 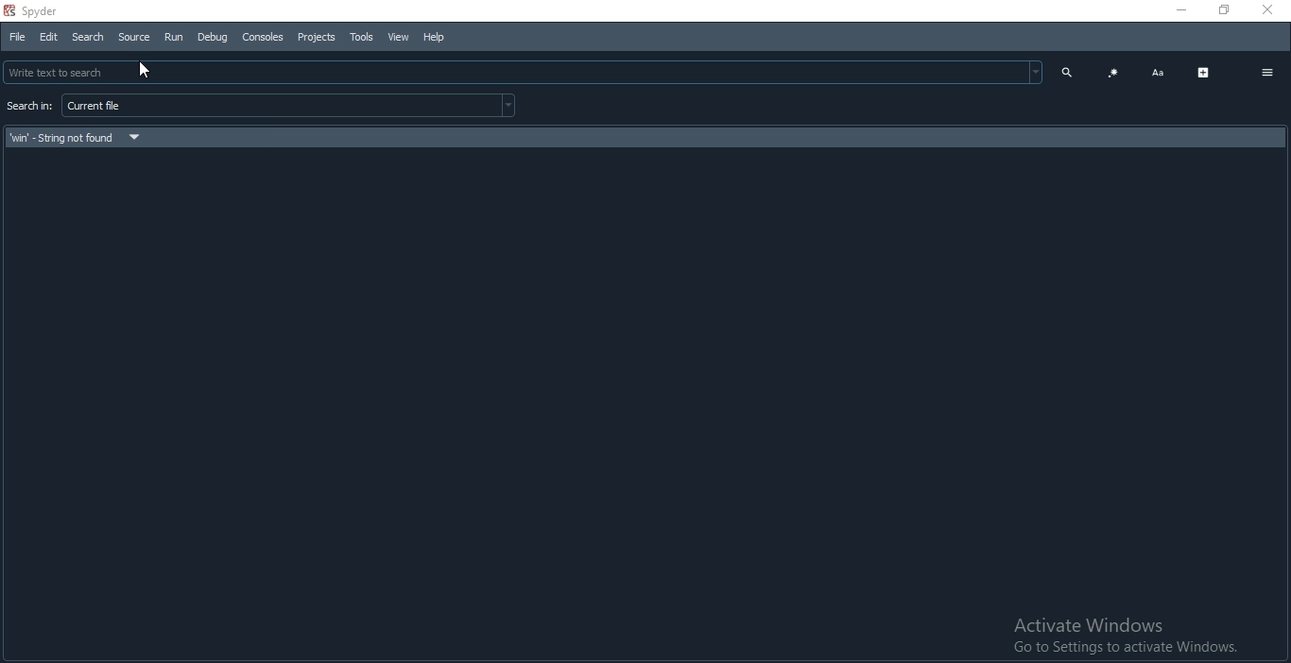 I want to click on spyder, so click(x=39, y=9).